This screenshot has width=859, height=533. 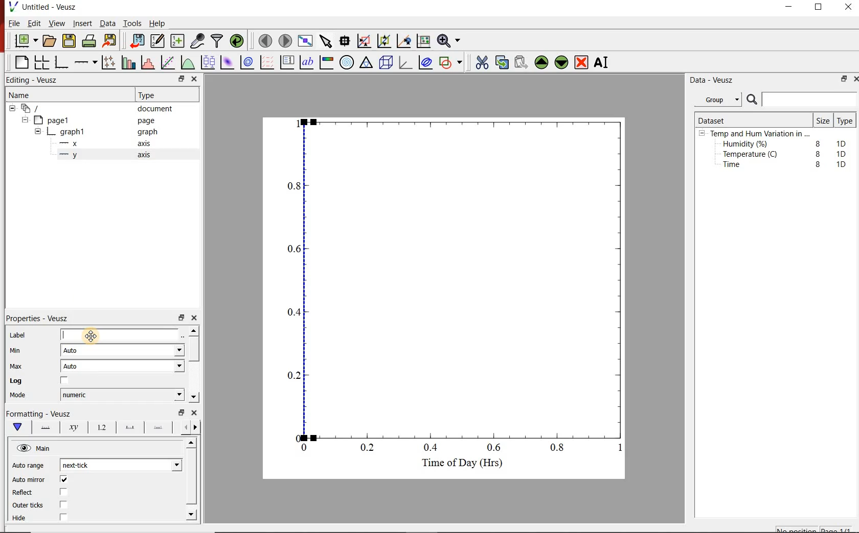 What do you see at coordinates (305, 447) in the screenshot?
I see `0` at bounding box center [305, 447].